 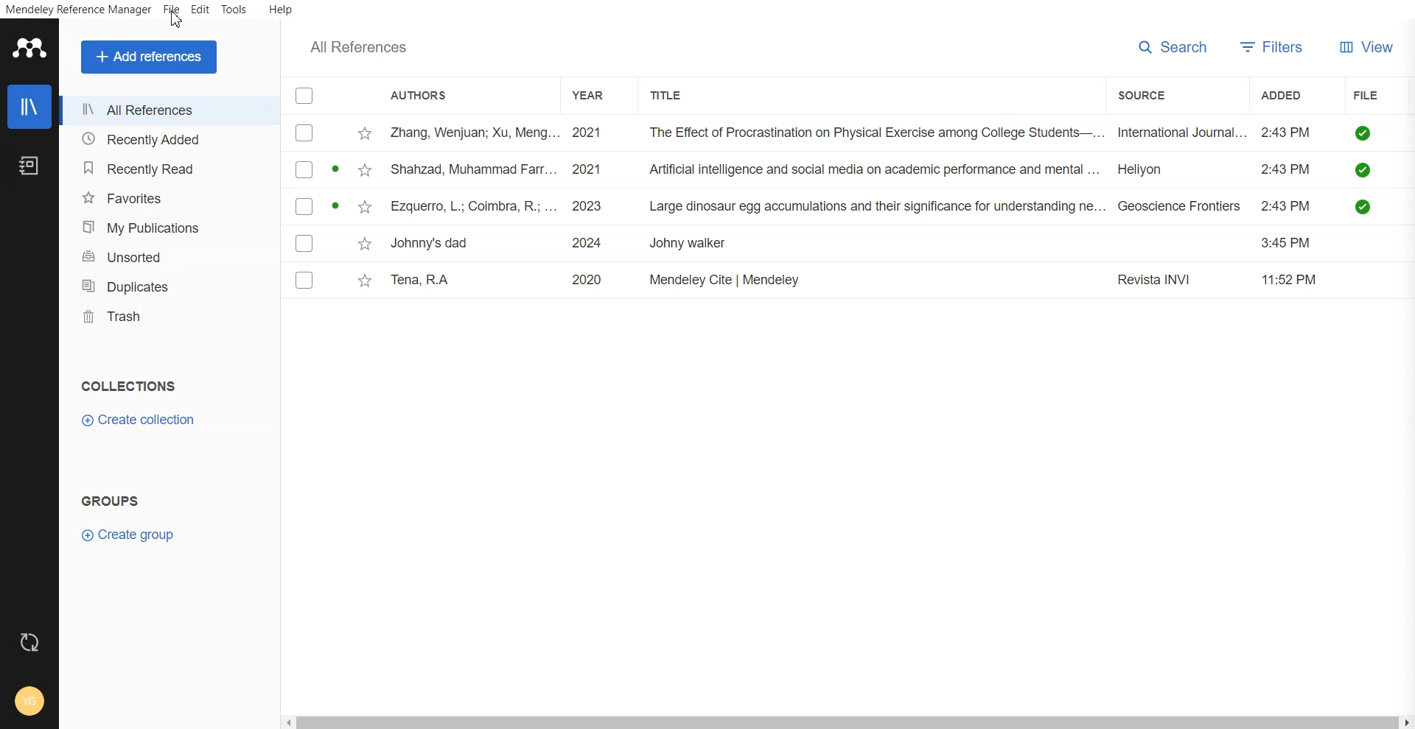 What do you see at coordinates (287, 722) in the screenshot?
I see `scroll left` at bounding box center [287, 722].